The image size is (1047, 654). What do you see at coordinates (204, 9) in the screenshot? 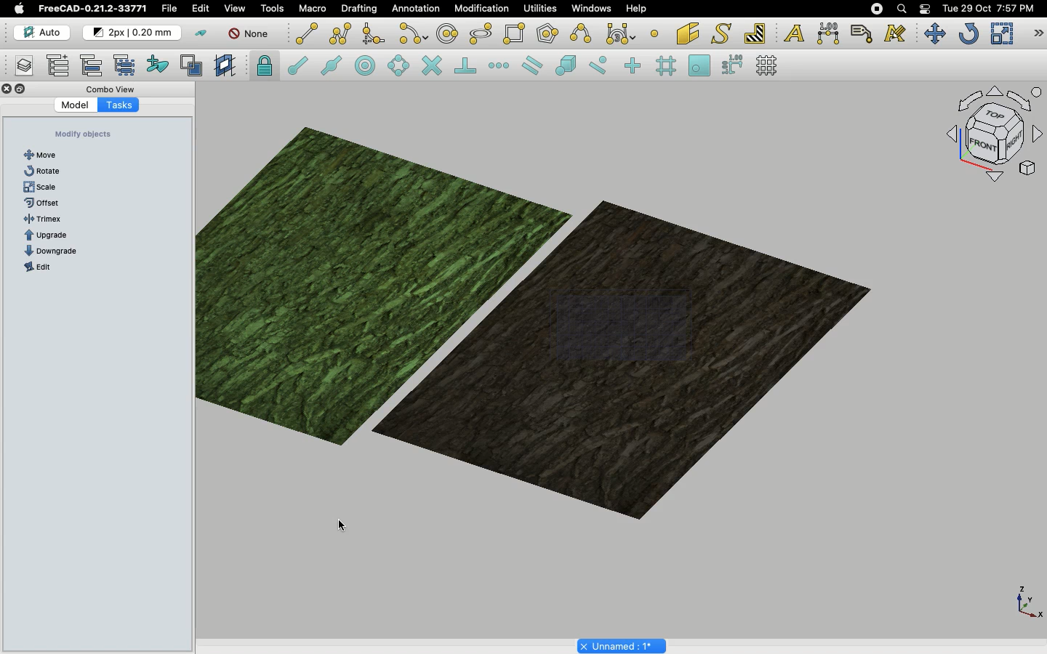
I see `Selecting edit` at bounding box center [204, 9].